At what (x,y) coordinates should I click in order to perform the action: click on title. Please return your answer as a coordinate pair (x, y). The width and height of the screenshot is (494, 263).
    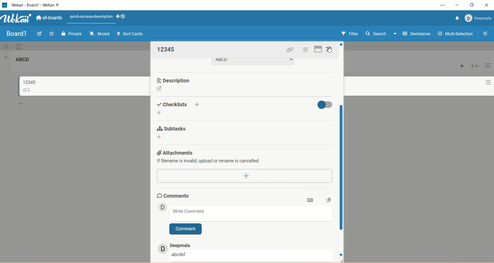
    Looking at the image, I should click on (30, 81).